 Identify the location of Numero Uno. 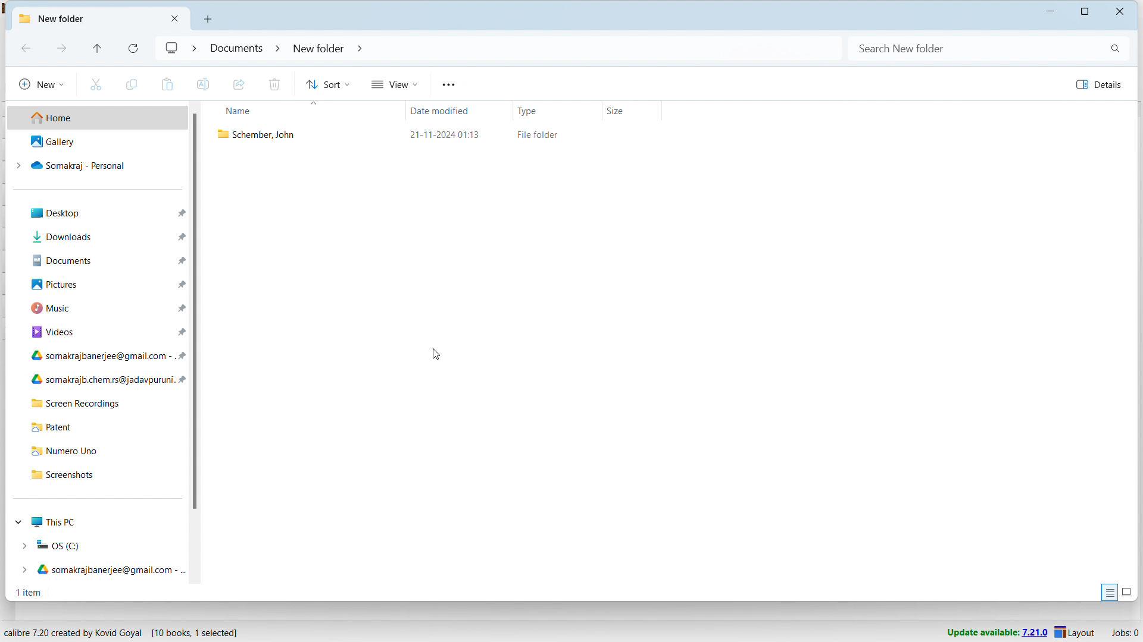
(69, 451).